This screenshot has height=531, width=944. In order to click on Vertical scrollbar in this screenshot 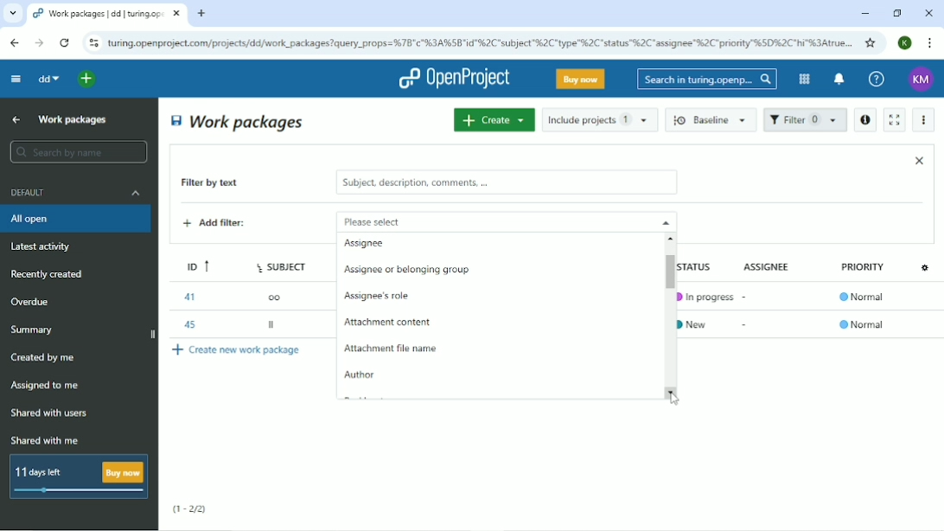, I will do `click(665, 268)`.